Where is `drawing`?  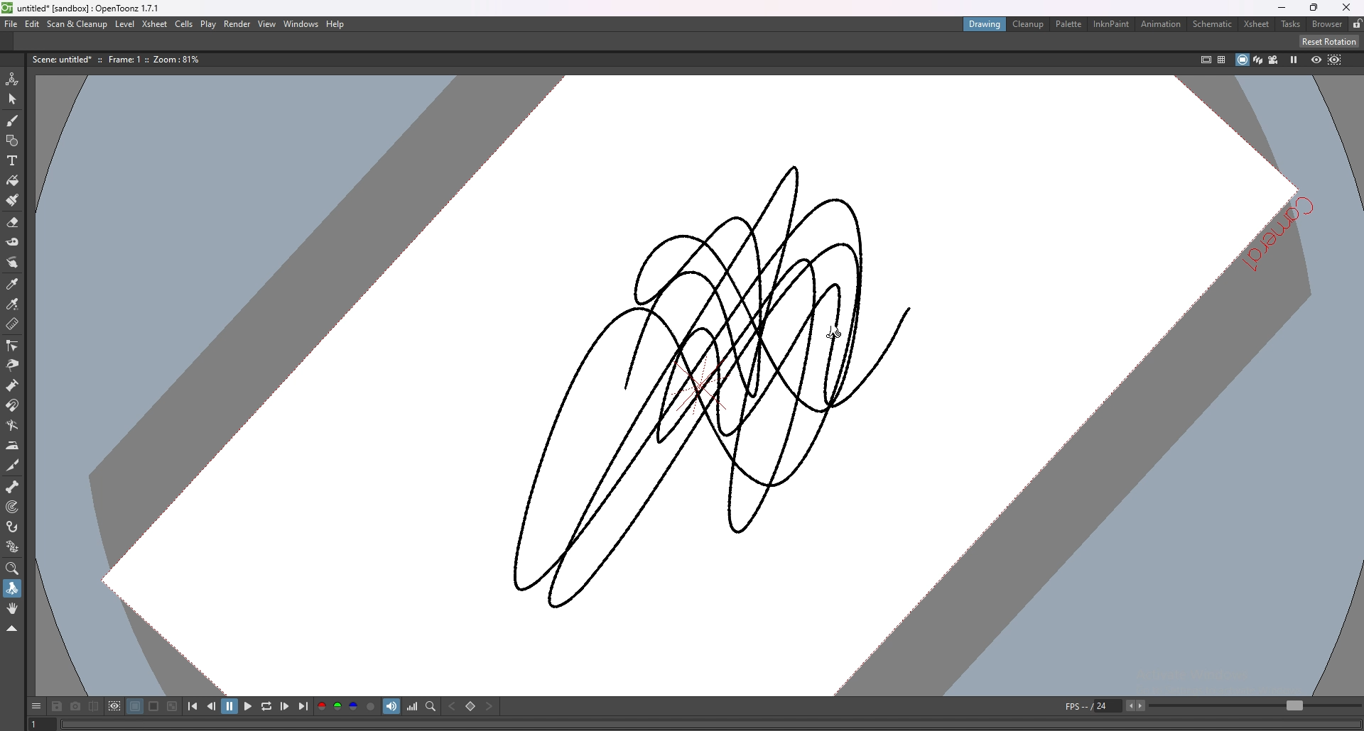
drawing is located at coordinates (703, 378).